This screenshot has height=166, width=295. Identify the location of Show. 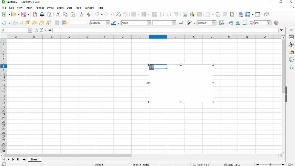
(286, 94).